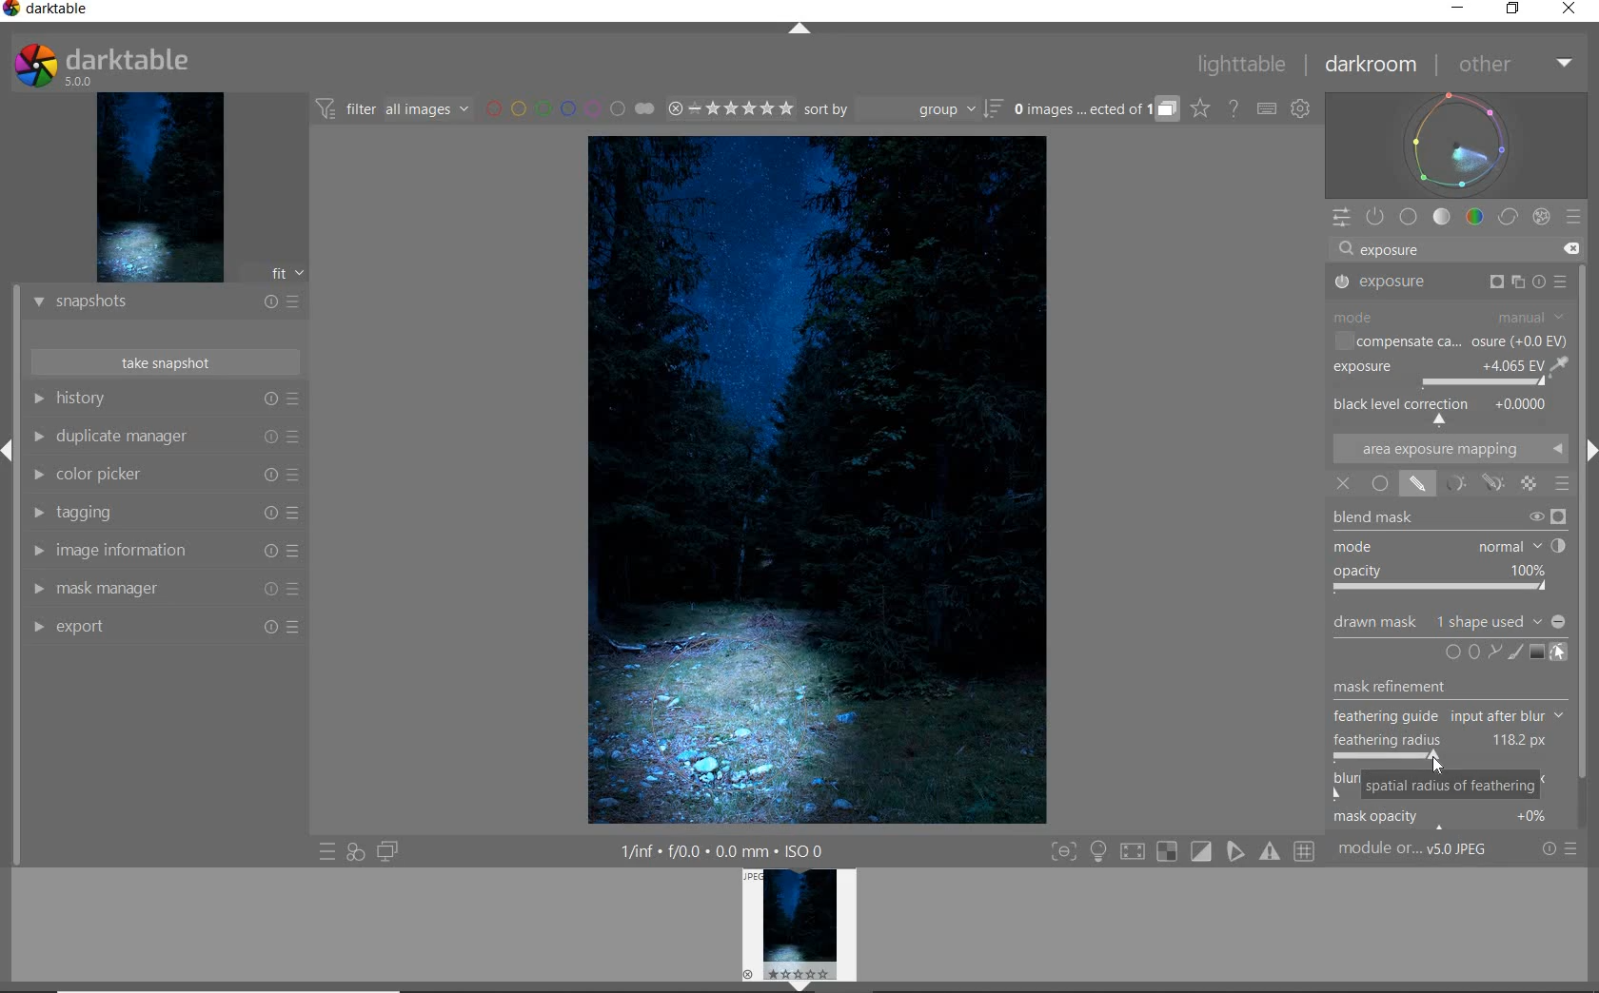 Image resolution: width=1599 pixels, height=993 pixels. I want to click on 1/inf*f/0.0 mm*ISO 0, so click(718, 849).